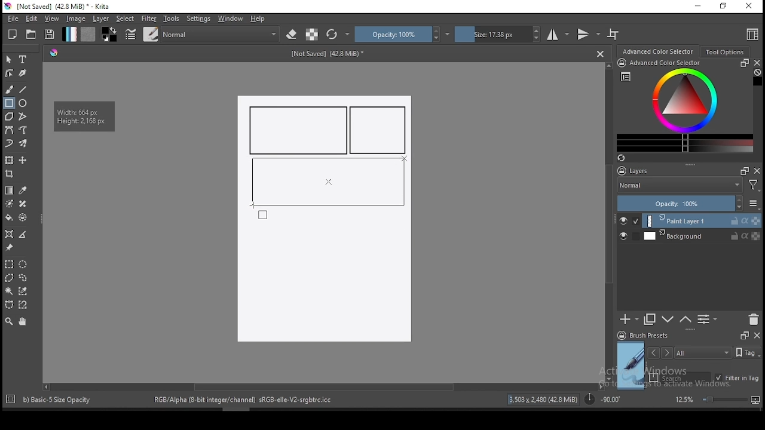  Describe the element at coordinates (659, 51) in the screenshot. I see `advance color selector` at that location.